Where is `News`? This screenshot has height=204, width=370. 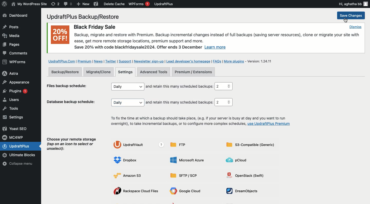 News is located at coordinates (99, 61).